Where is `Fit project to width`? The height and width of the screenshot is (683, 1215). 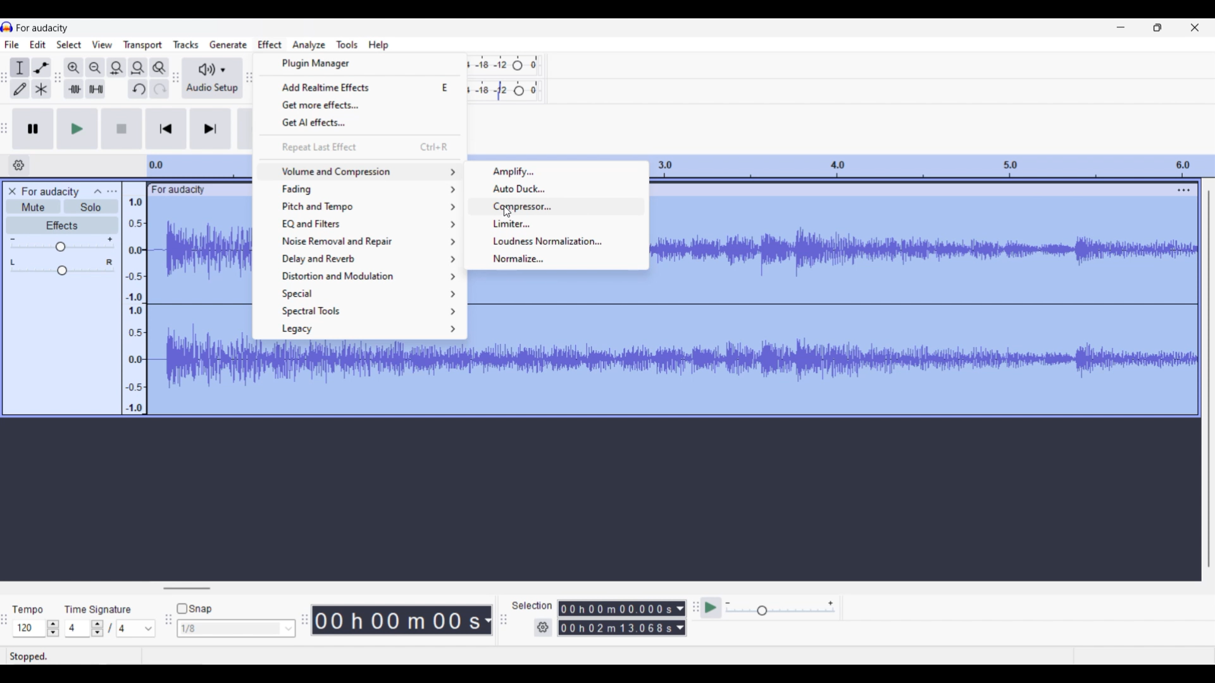
Fit project to width is located at coordinates (138, 67).